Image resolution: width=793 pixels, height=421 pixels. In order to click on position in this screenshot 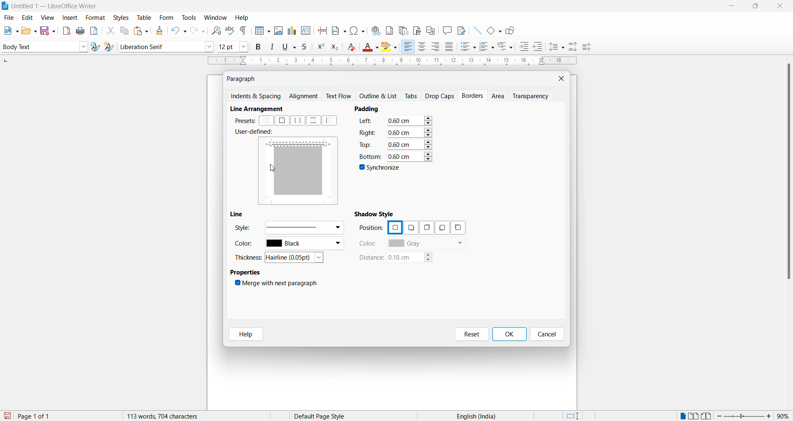, I will do `click(371, 228)`.